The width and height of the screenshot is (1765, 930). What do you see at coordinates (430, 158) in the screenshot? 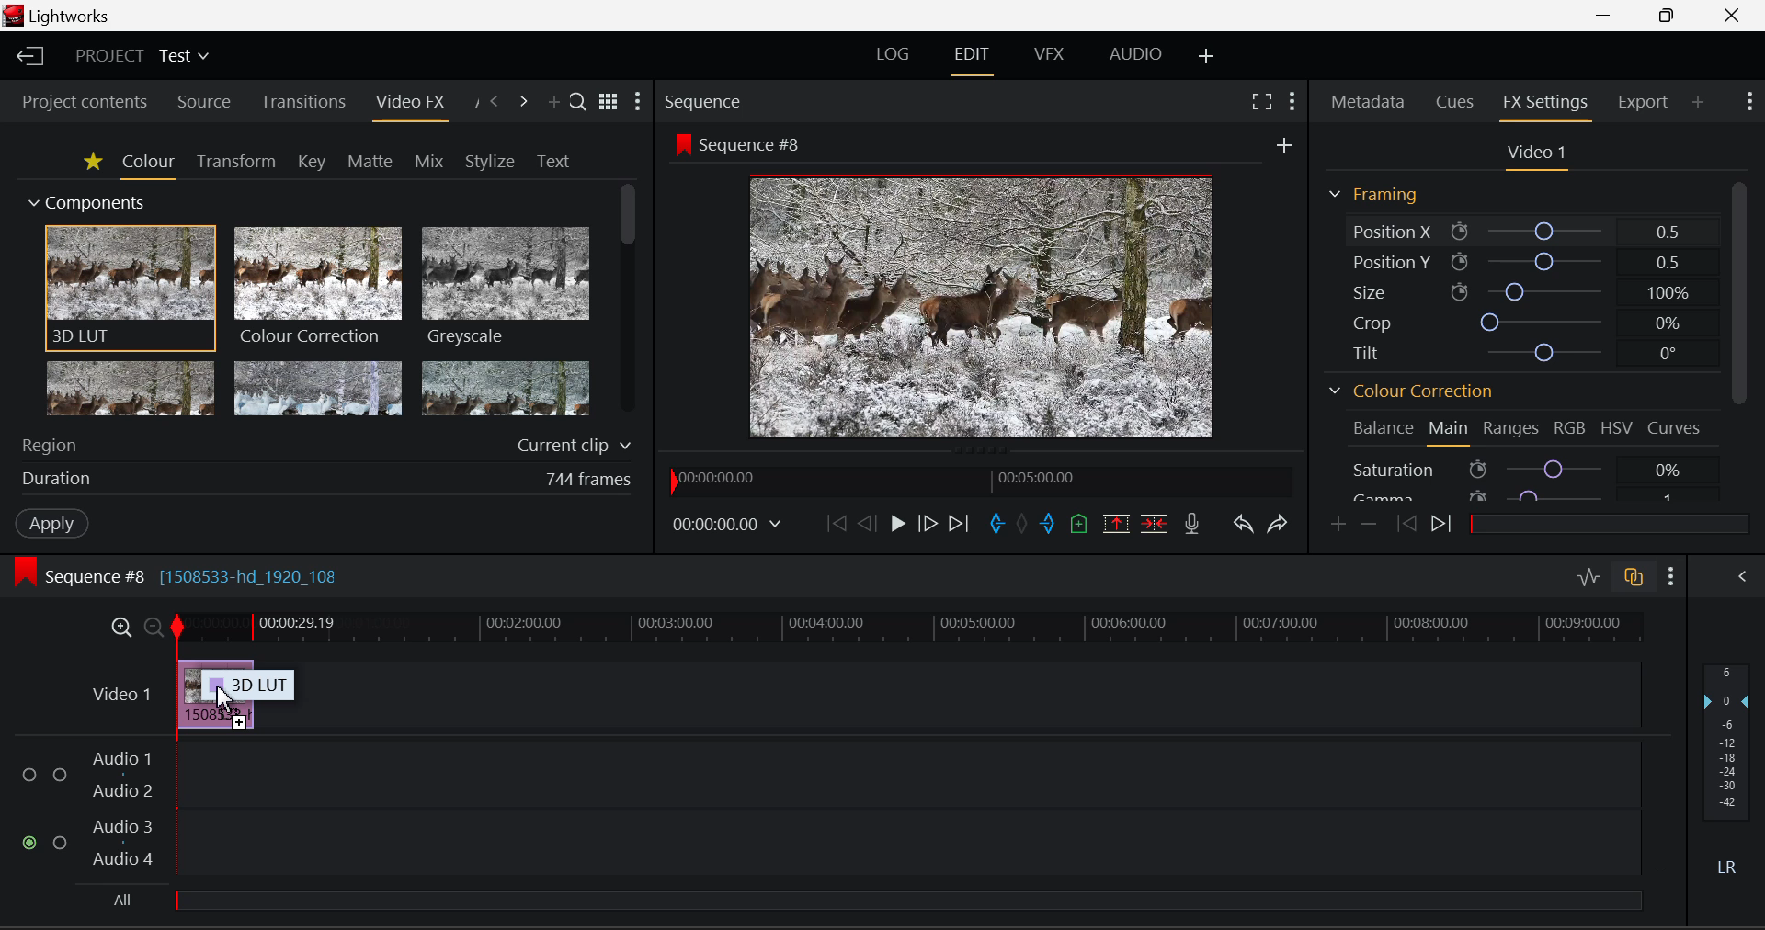
I see `Mix` at bounding box center [430, 158].